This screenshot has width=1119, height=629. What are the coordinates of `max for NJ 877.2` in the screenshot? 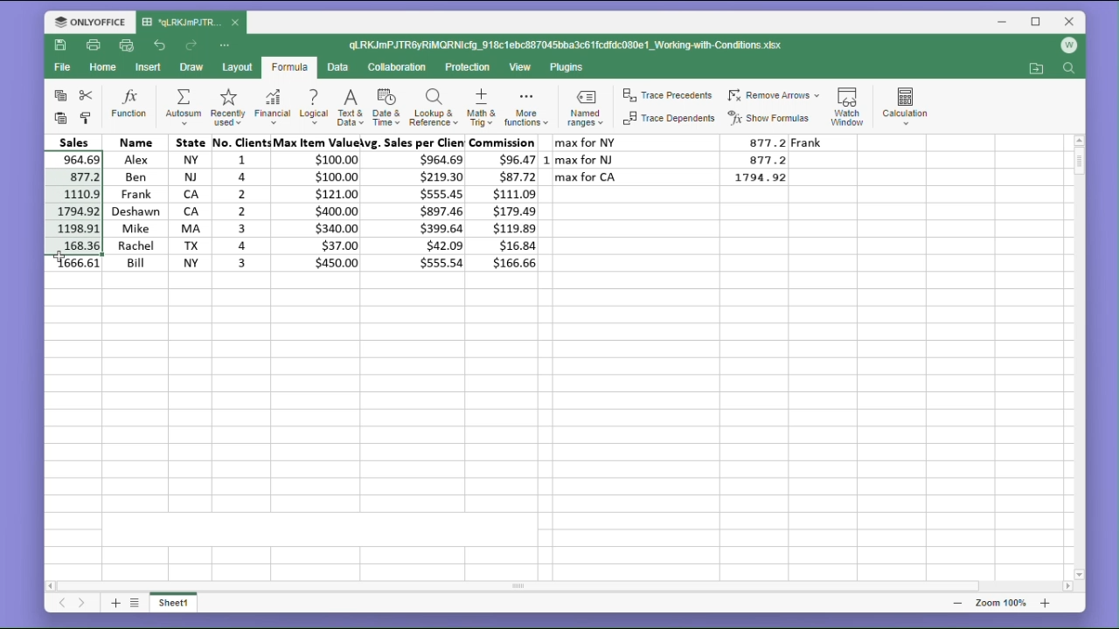 It's located at (677, 159).